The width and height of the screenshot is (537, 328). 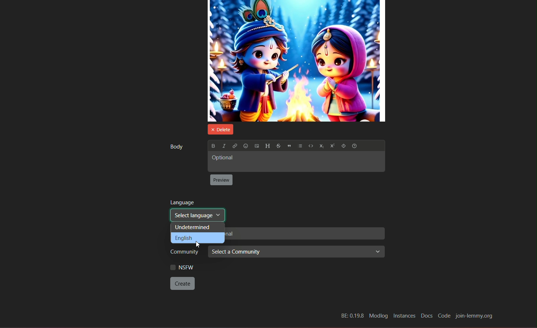 What do you see at coordinates (295, 163) in the screenshot?
I see `Optional` at bounding box center [295, 163].